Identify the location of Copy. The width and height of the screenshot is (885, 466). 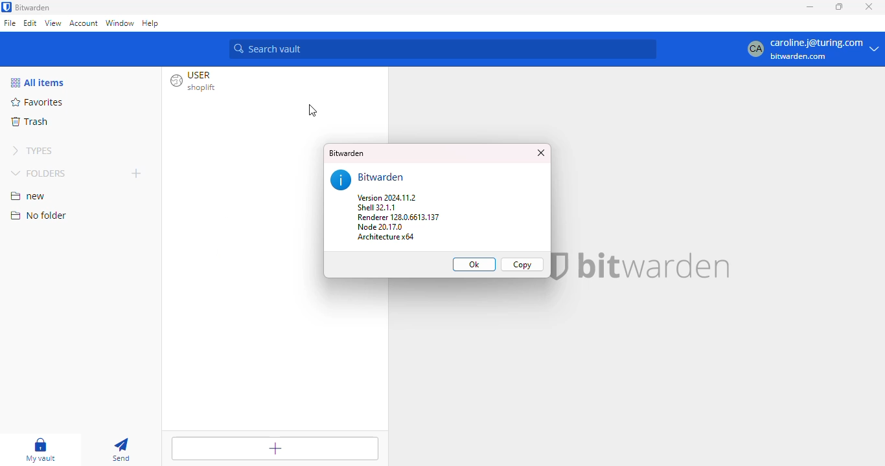
(523, 265).